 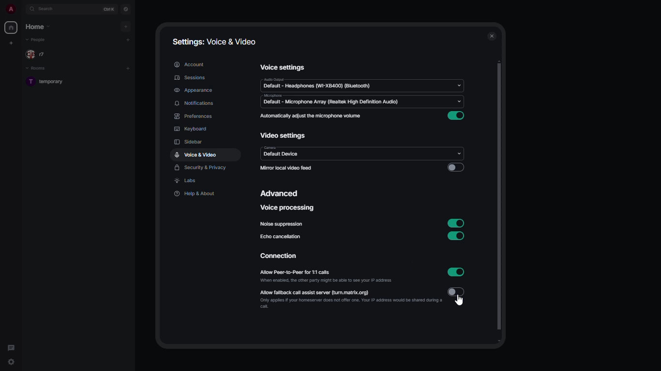 I want to click on ctrl K, so click(x=109, y=9).